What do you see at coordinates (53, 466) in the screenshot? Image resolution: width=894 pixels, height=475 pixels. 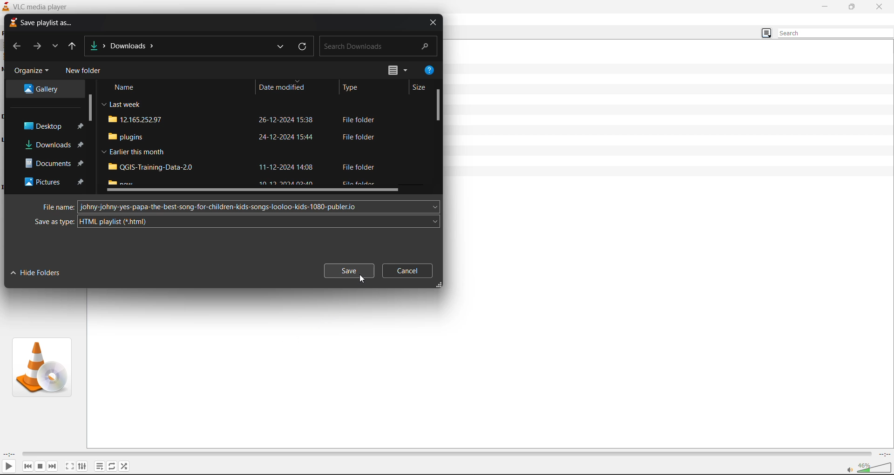 I see `next` at bounding box center [53, 466].